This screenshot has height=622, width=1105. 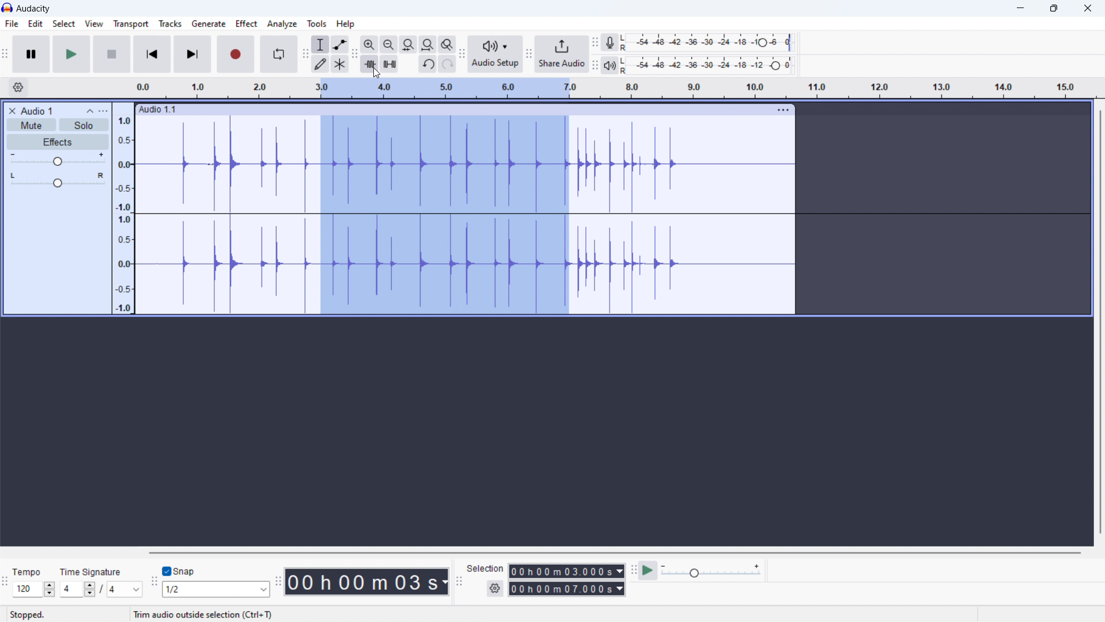 What do you see at coordinates (317, 23) in the screenshot?
I see `tools` at bounding box center [317, 23].